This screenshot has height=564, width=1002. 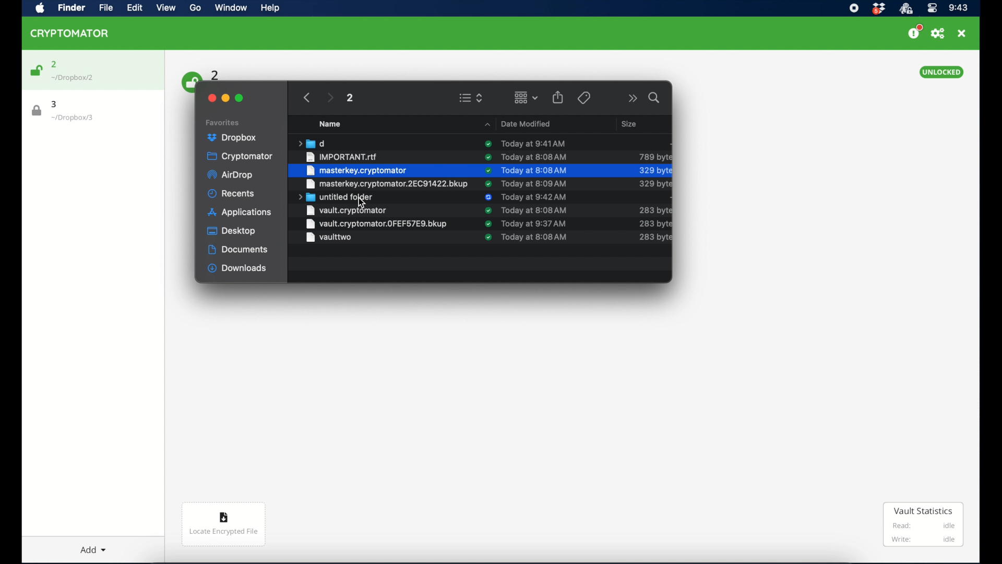 I want to click on size, so click(x=655, y=224).